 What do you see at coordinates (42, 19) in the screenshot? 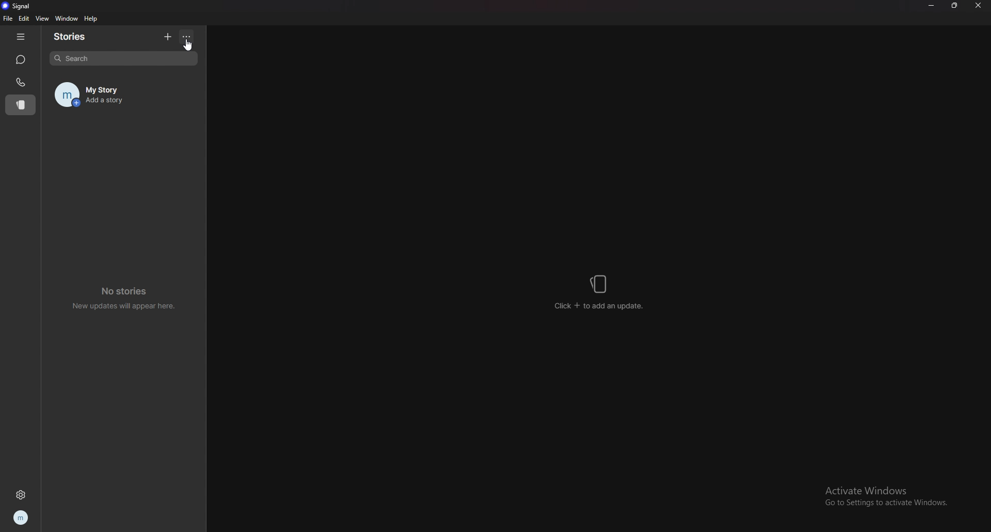
I see `view` at bounding box center [42, 19].